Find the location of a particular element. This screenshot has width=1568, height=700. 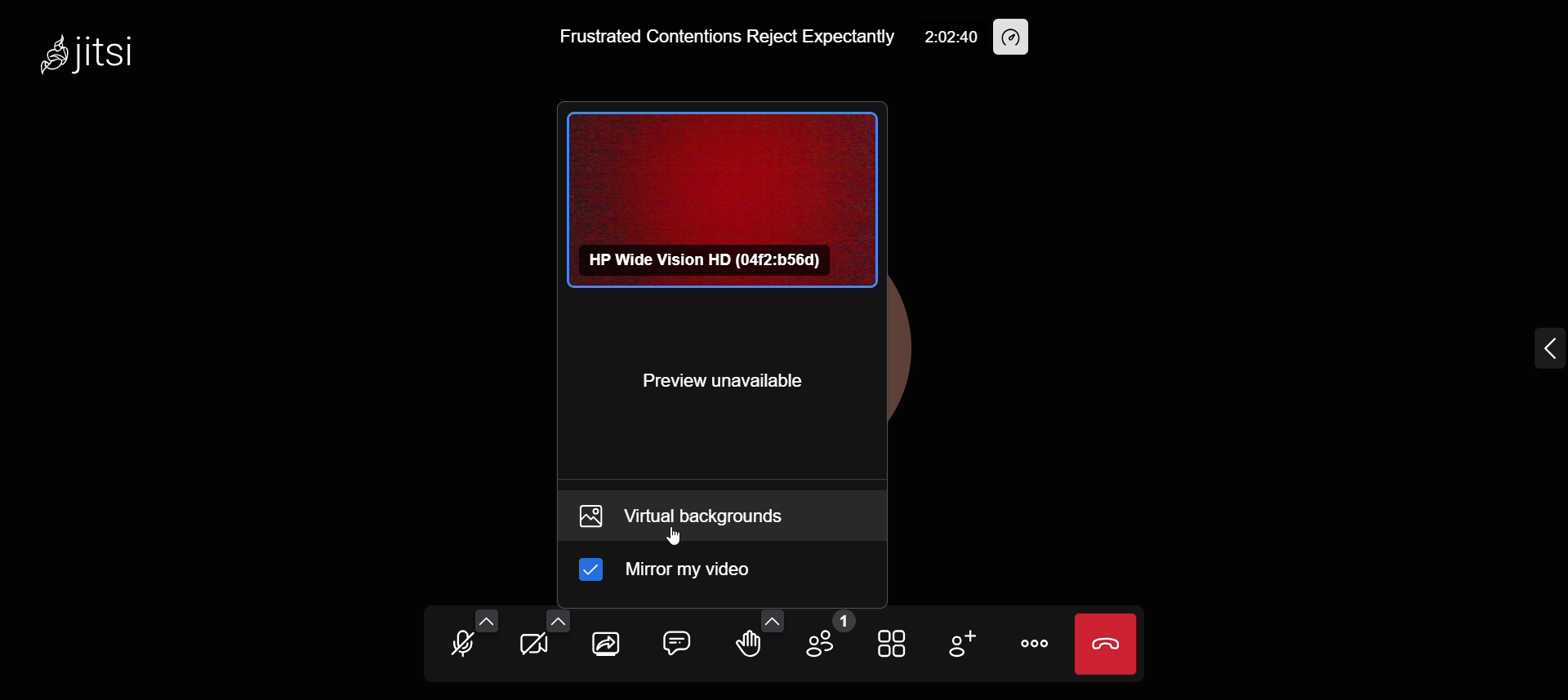

preview unable is located at coordinates (722, 384).